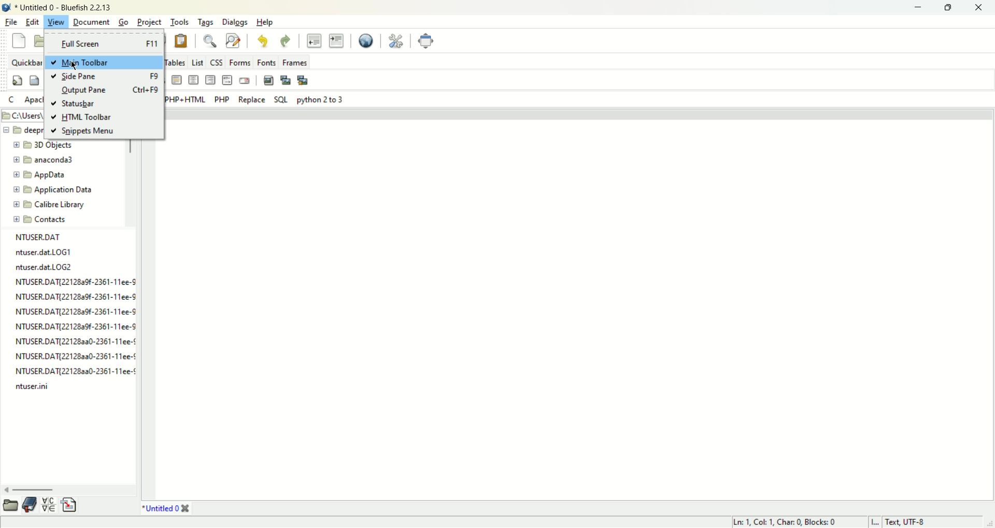 The height and width of the screenshot is (528, 995). What do you see at coordinates (198, 62) in the screenshot?
I see `List` at bounding box center [198, 62].